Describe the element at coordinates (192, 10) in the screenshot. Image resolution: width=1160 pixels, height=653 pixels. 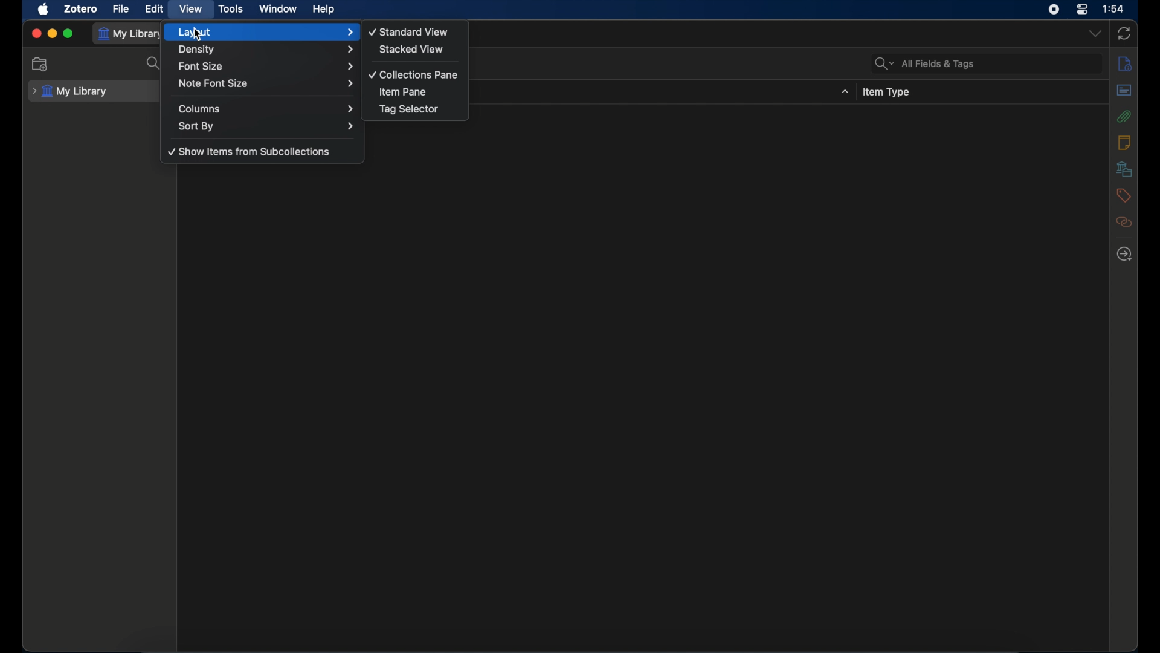
I see `view` at that location.